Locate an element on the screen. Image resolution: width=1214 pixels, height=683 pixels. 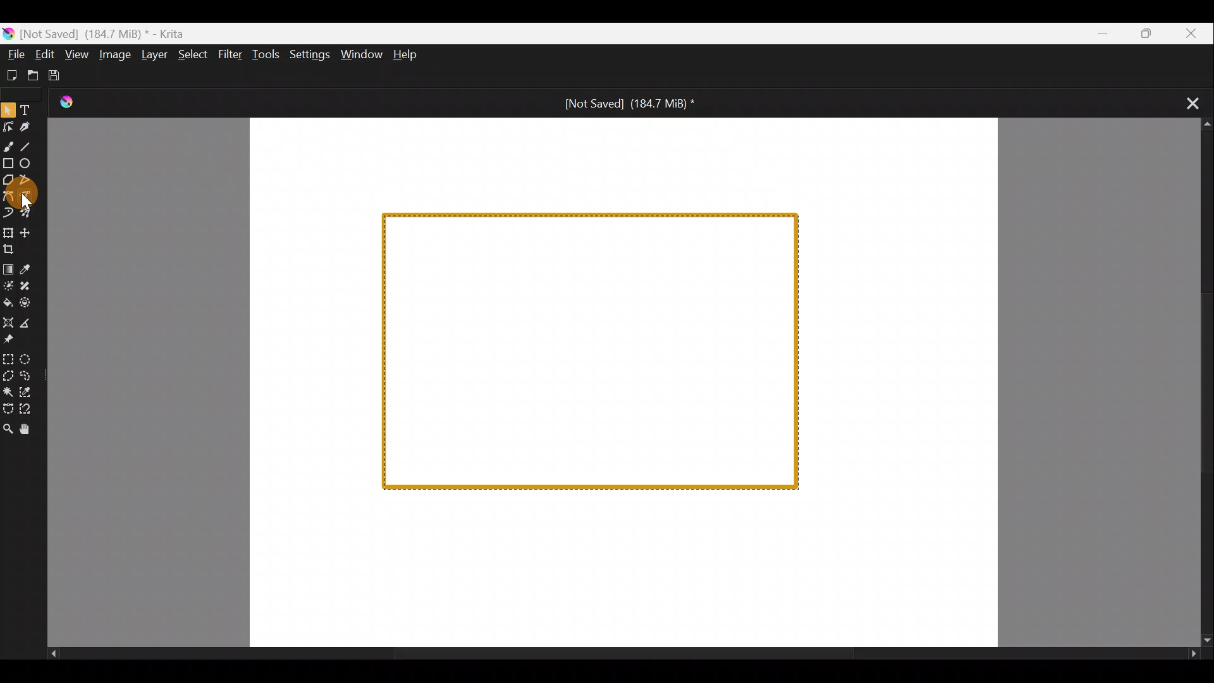
Polyline tool is located at coordinates (30, 181).